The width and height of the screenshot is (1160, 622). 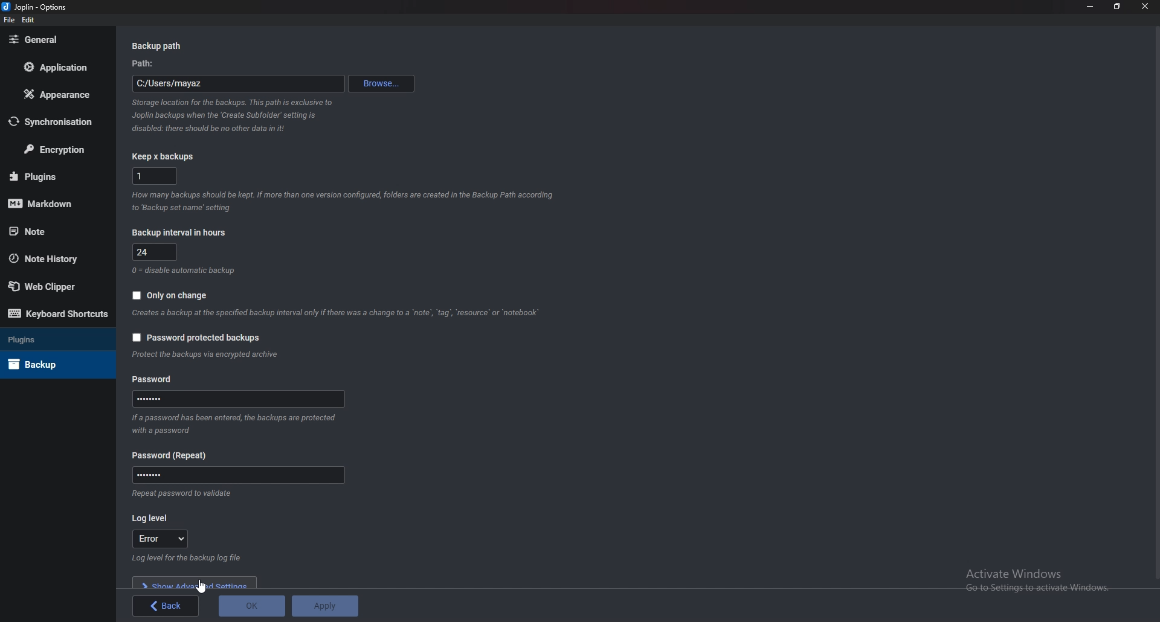 What do you see at coordinates (196, 583) in the screenshot?
I see `show advanced settings` at bounding box center [196, 583].